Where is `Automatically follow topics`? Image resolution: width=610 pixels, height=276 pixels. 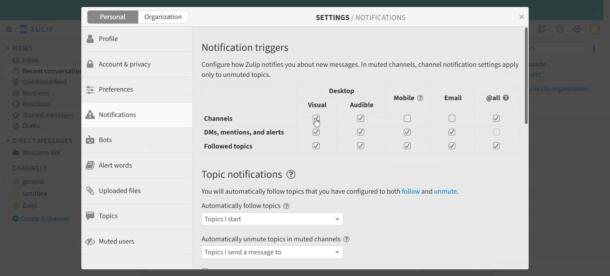 Automatically follow topics is located at coordinates (240, 206).